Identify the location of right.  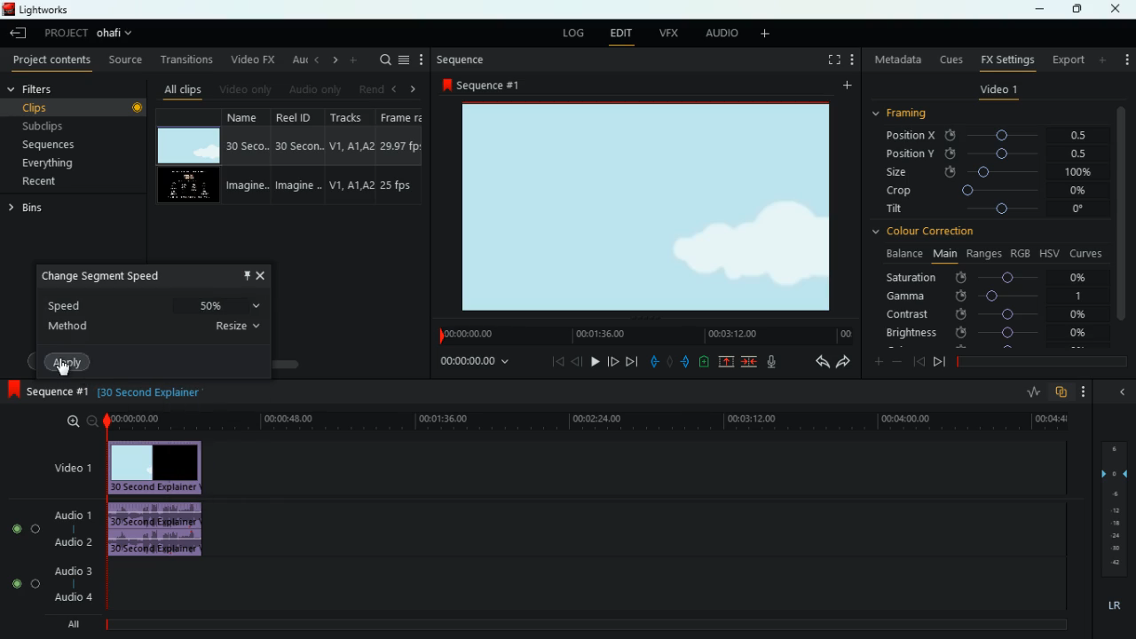
(332, 59).